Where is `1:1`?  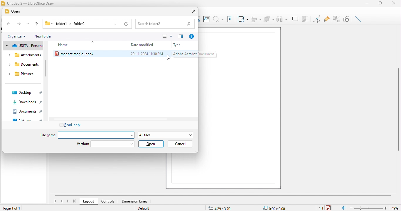 1:1 is located at coordinates (320, 207).